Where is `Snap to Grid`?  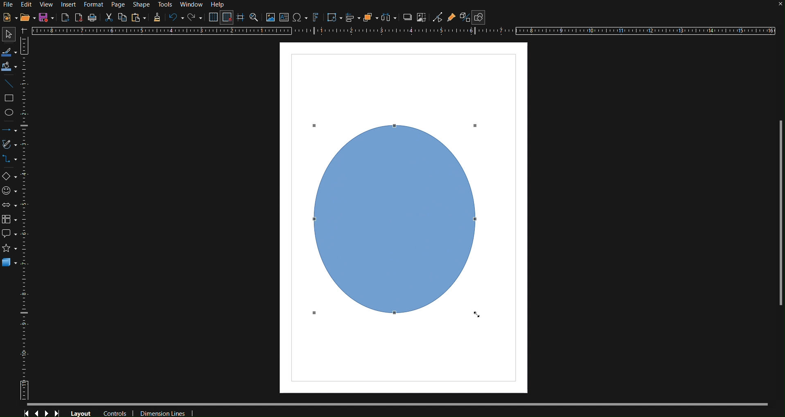 Snap to Grid is located at coordinates (227, 18).